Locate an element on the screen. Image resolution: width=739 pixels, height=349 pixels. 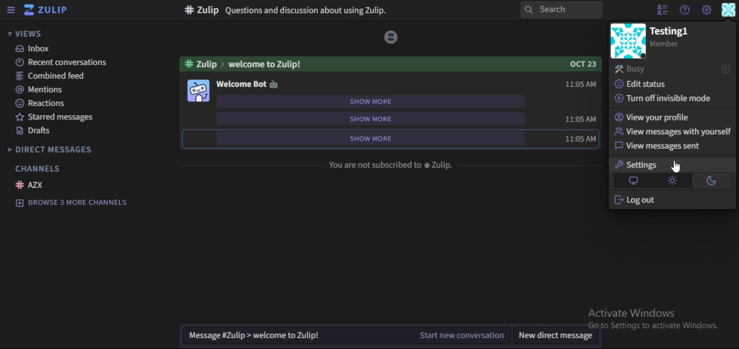
settings is located at coordinates (636, 165).